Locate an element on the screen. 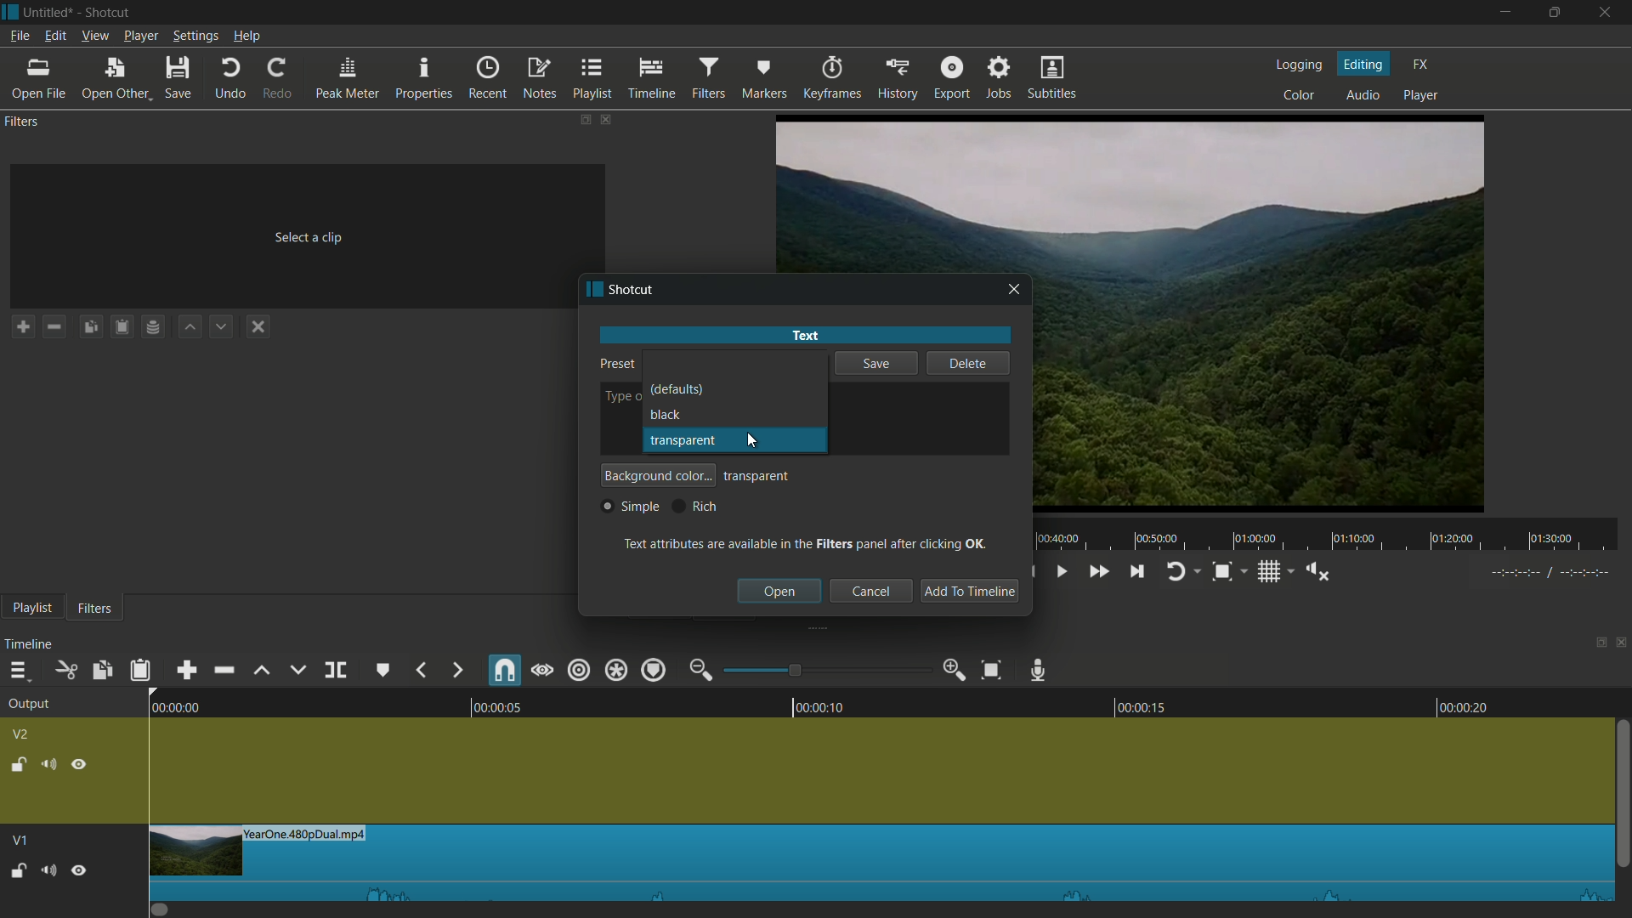 The image size is (1632, 918). zoom in is located at coordinates (955, 671).